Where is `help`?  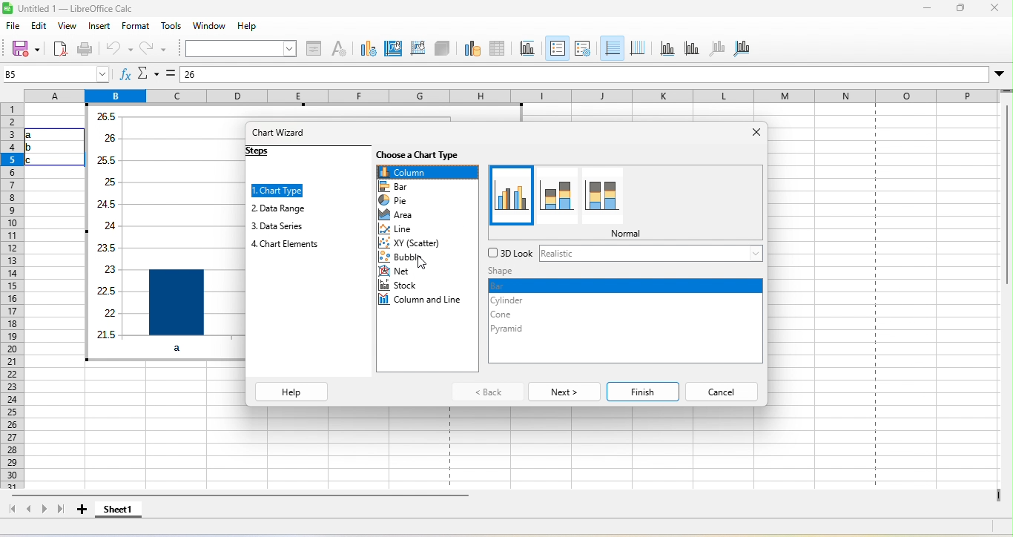
help is located at coordinates (292, 392).